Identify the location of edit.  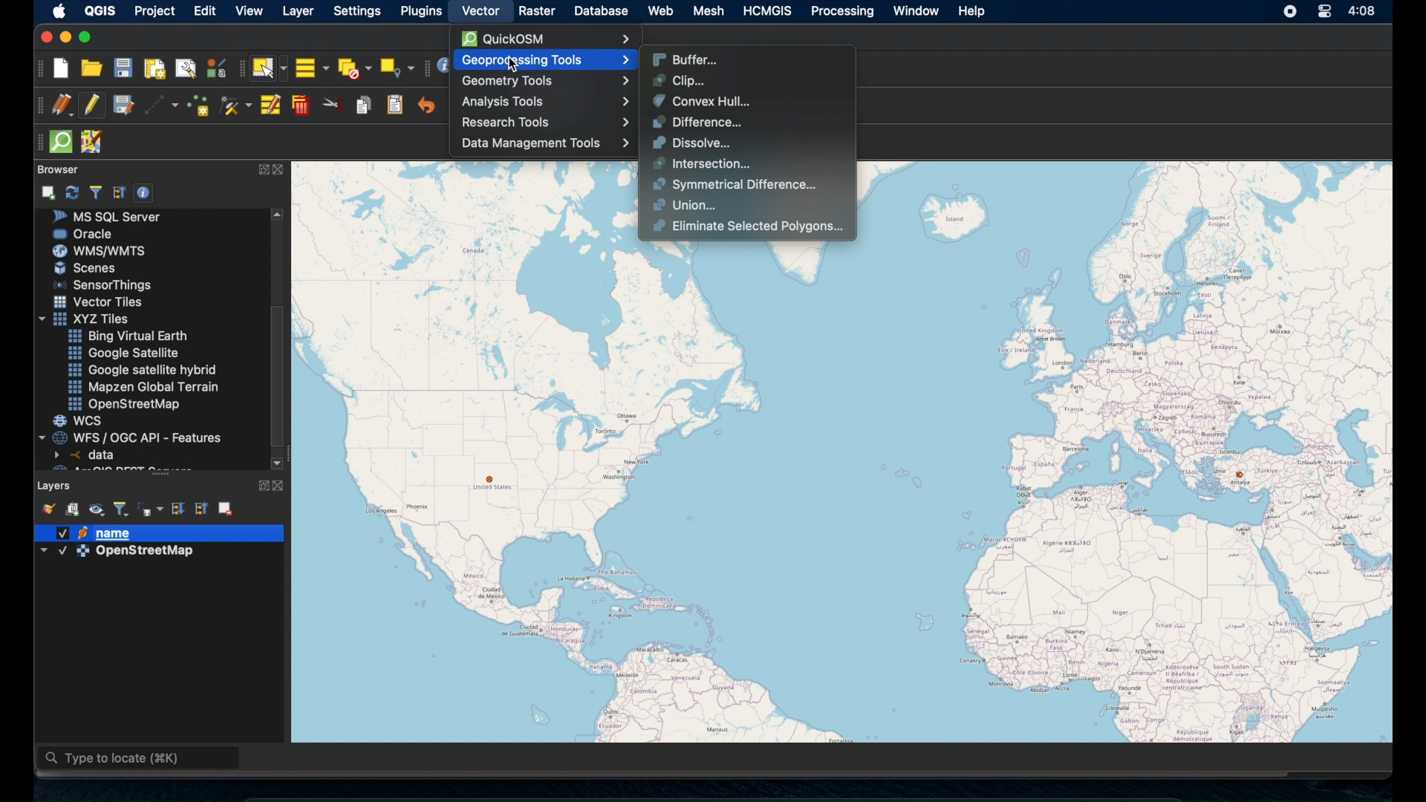
(207, 11).